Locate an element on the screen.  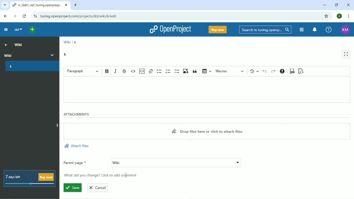
k is located at coordinates (66, 54).